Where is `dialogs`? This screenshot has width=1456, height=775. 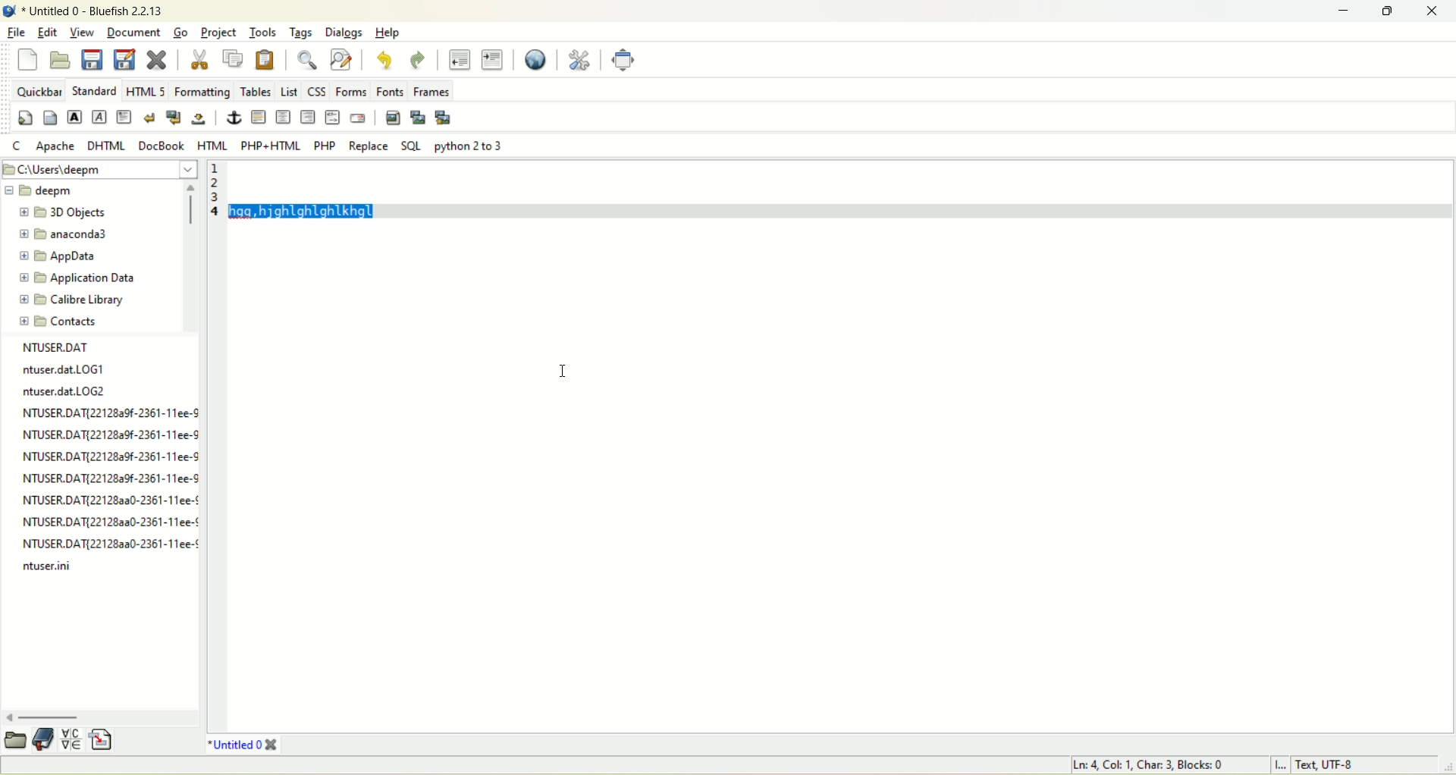 dialogs is located at coordinates (344, 33).